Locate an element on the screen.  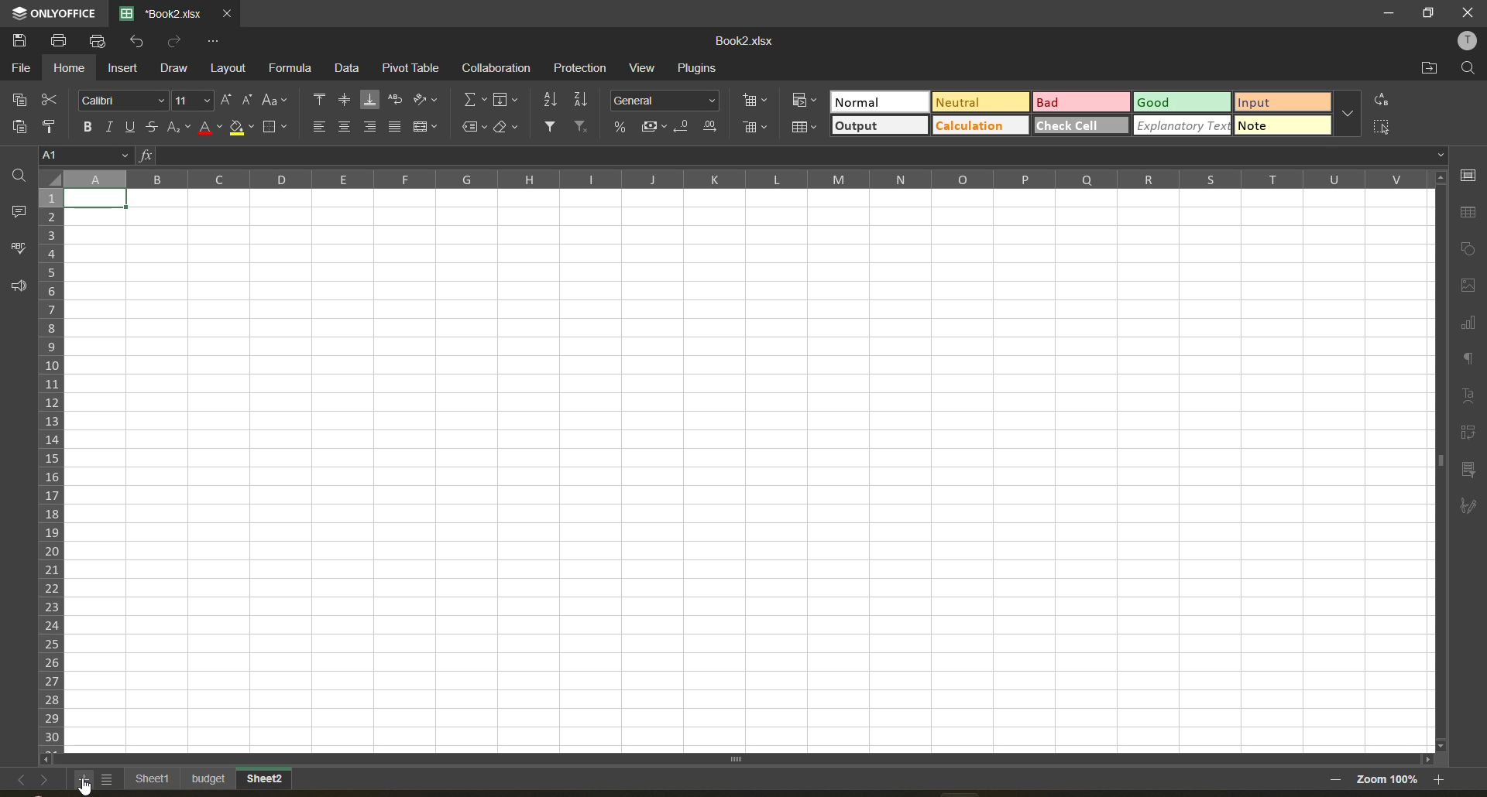
scroll bar is located at coordinates (783, 760).